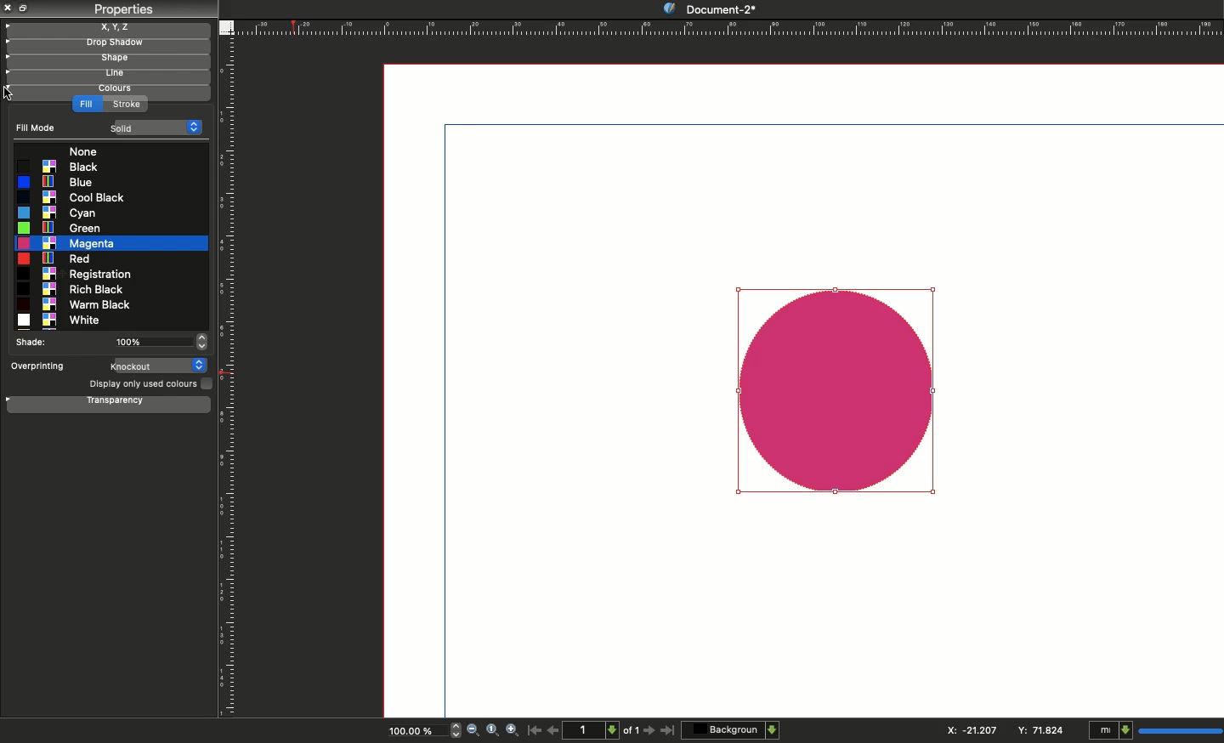 Image resolution: width=1224 pixels, height=743 pixels. What do you see at coordinates (59, 213) in the screenshot?
I see `Cyan` at bounding box center [59, 213].